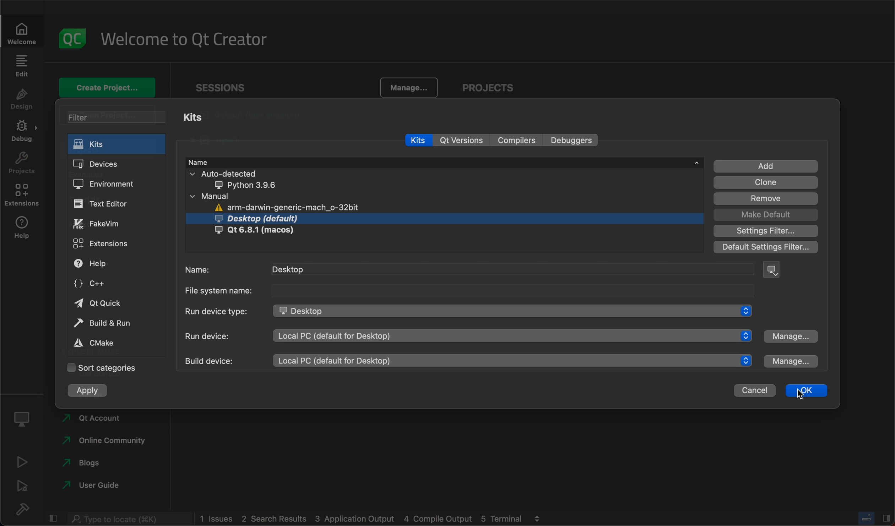 The height and width of the screenshot is (526, 895). Describe the element at coordinates (23, 511) in the screenshot. I see `build` at that location.